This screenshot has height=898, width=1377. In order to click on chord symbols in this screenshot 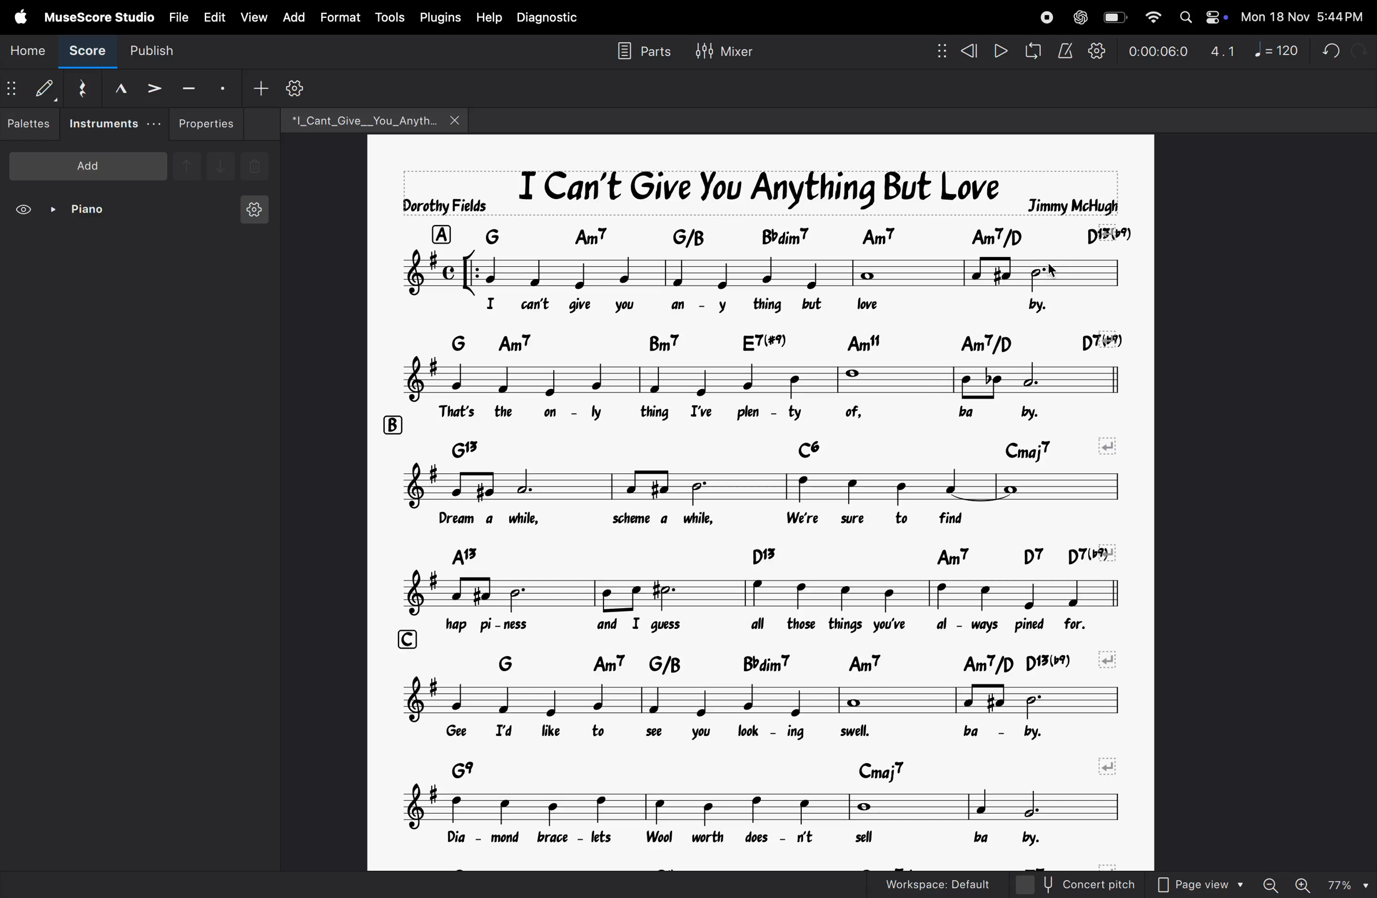, I will do `click(775, 767)`.